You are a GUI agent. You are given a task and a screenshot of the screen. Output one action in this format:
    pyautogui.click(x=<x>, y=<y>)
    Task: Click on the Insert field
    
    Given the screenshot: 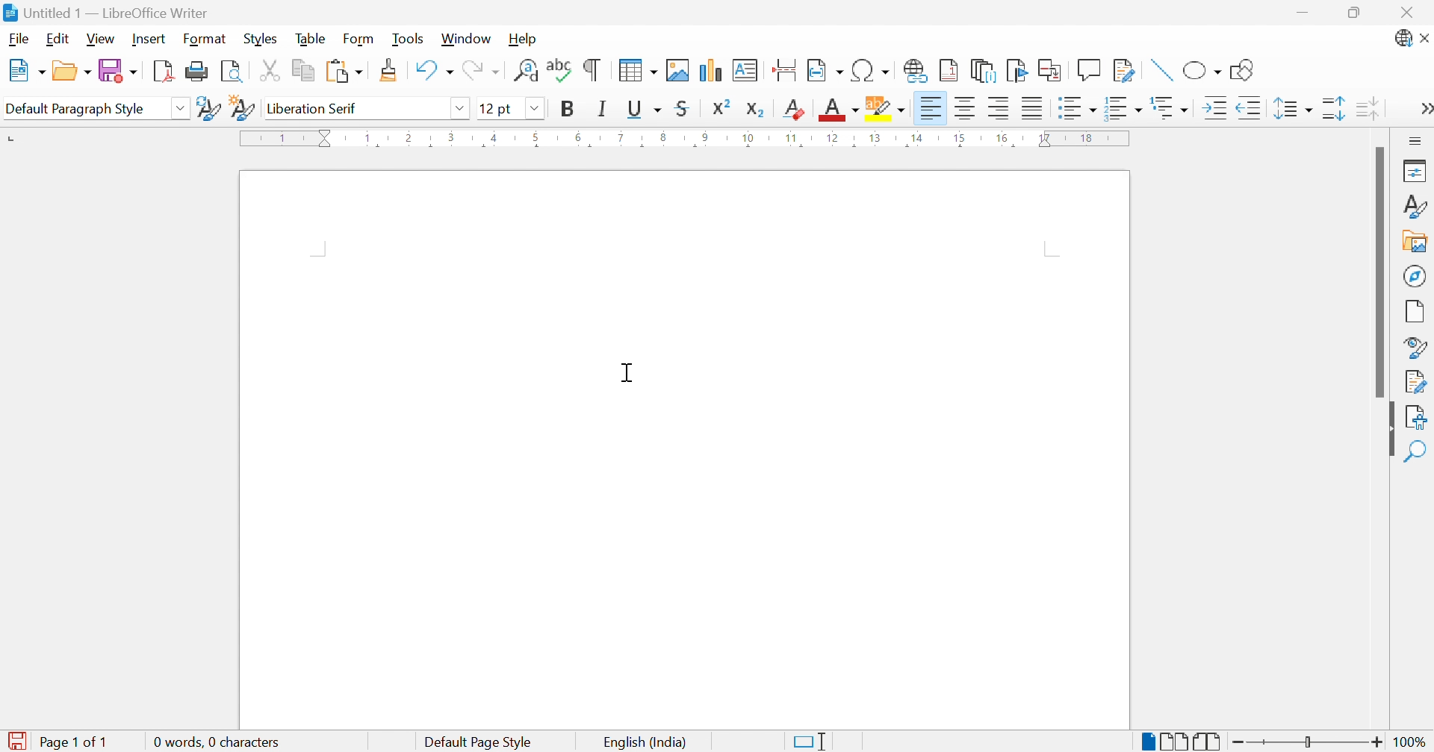 What is the action you would take?
    pyautogui.click(x=825, y=71)
    